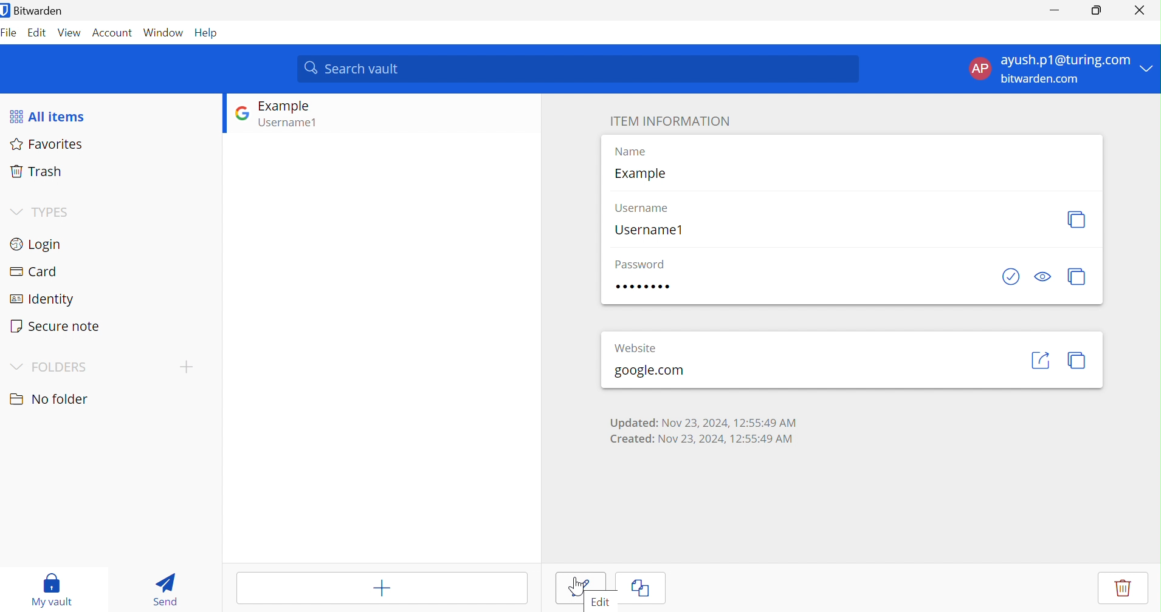  Describe the element at coordinates (164, 32) in the screenshot. I see `Window` at that location.